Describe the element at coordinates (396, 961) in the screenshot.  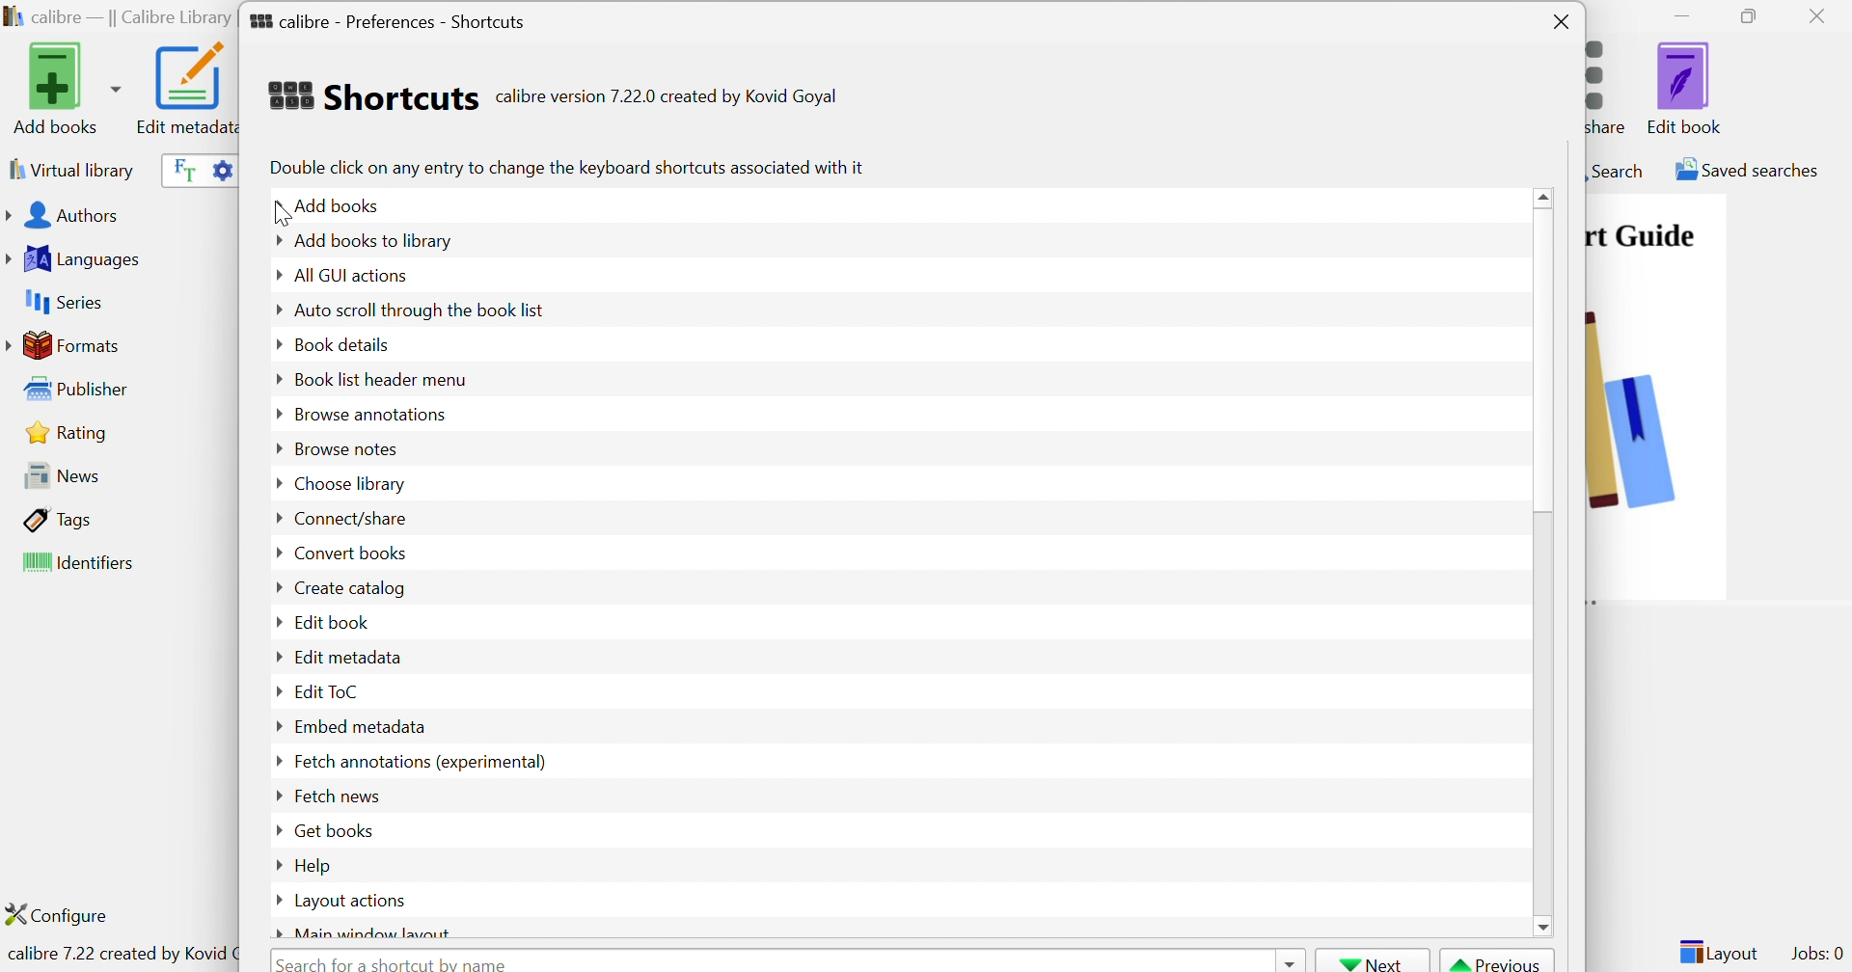
I see `Search for a shortcut by name` at that location.